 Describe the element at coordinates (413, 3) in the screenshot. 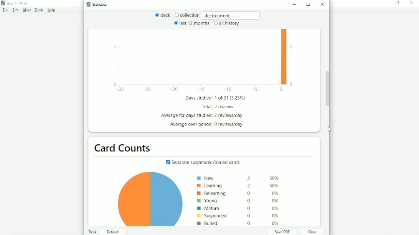

I see `Close` at that location.